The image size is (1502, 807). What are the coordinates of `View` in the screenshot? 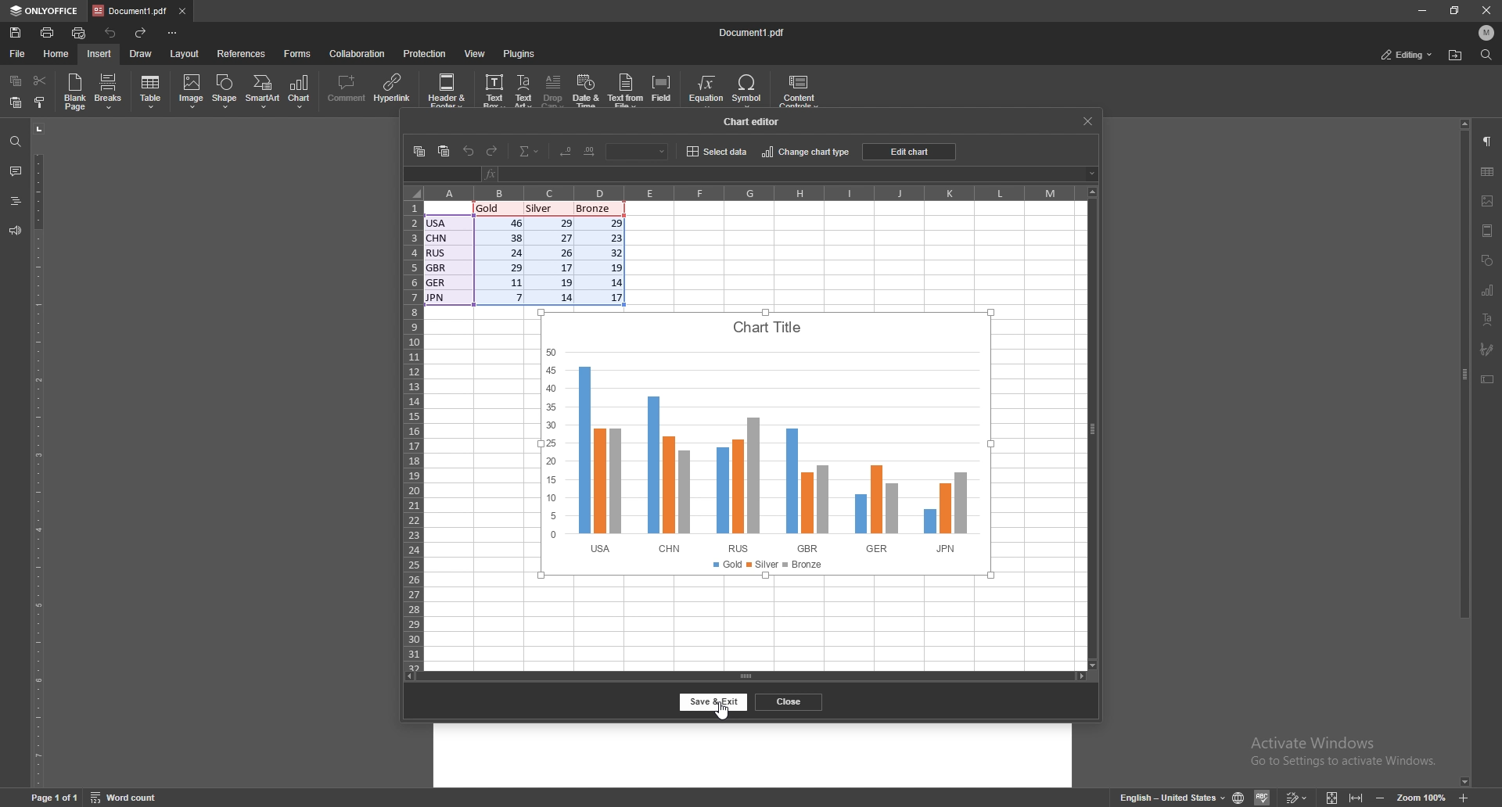 It's located at (1329, 798).